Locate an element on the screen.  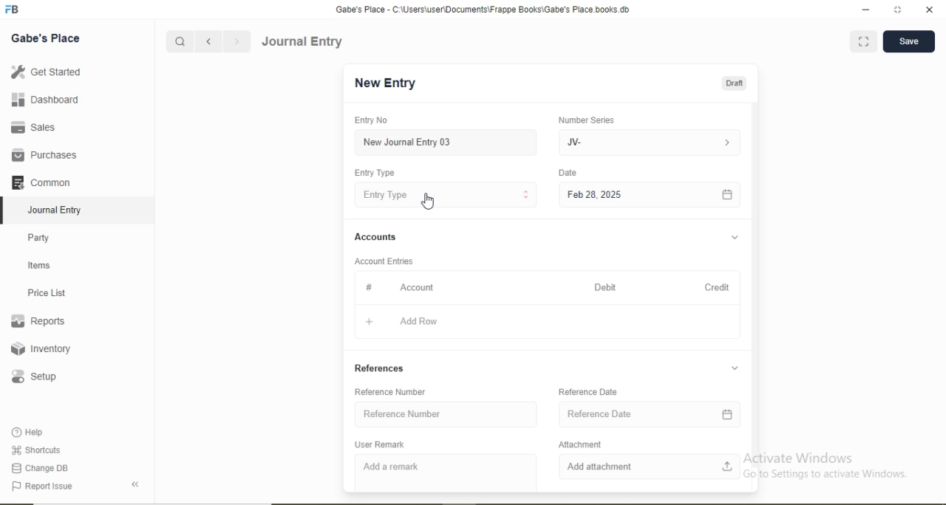
Scroll bar is located at coordinates (755, 285).